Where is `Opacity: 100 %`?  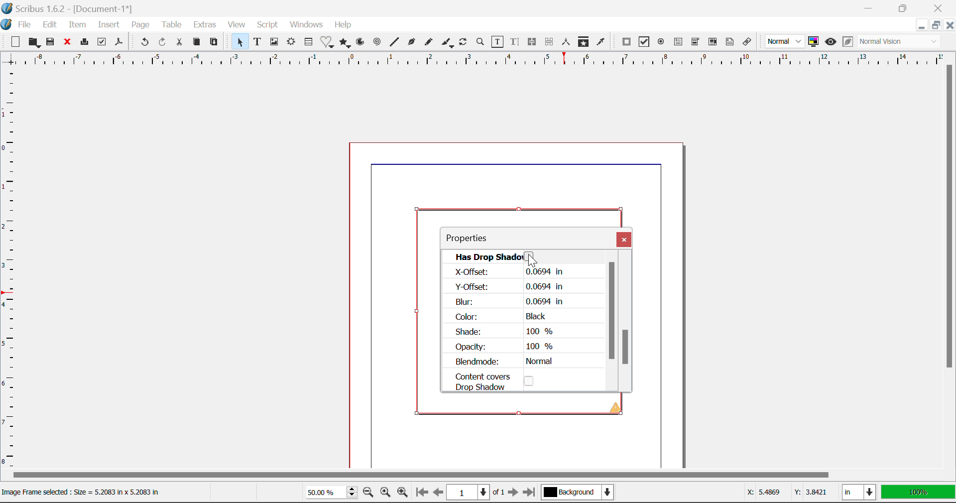
Opacity: 100 % is located at coordinates (508, 347).